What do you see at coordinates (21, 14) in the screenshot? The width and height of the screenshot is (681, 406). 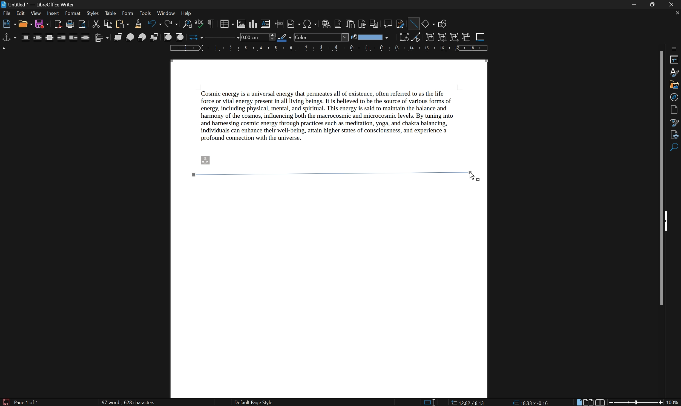 I see `edit` at bounding box center [21, 14].